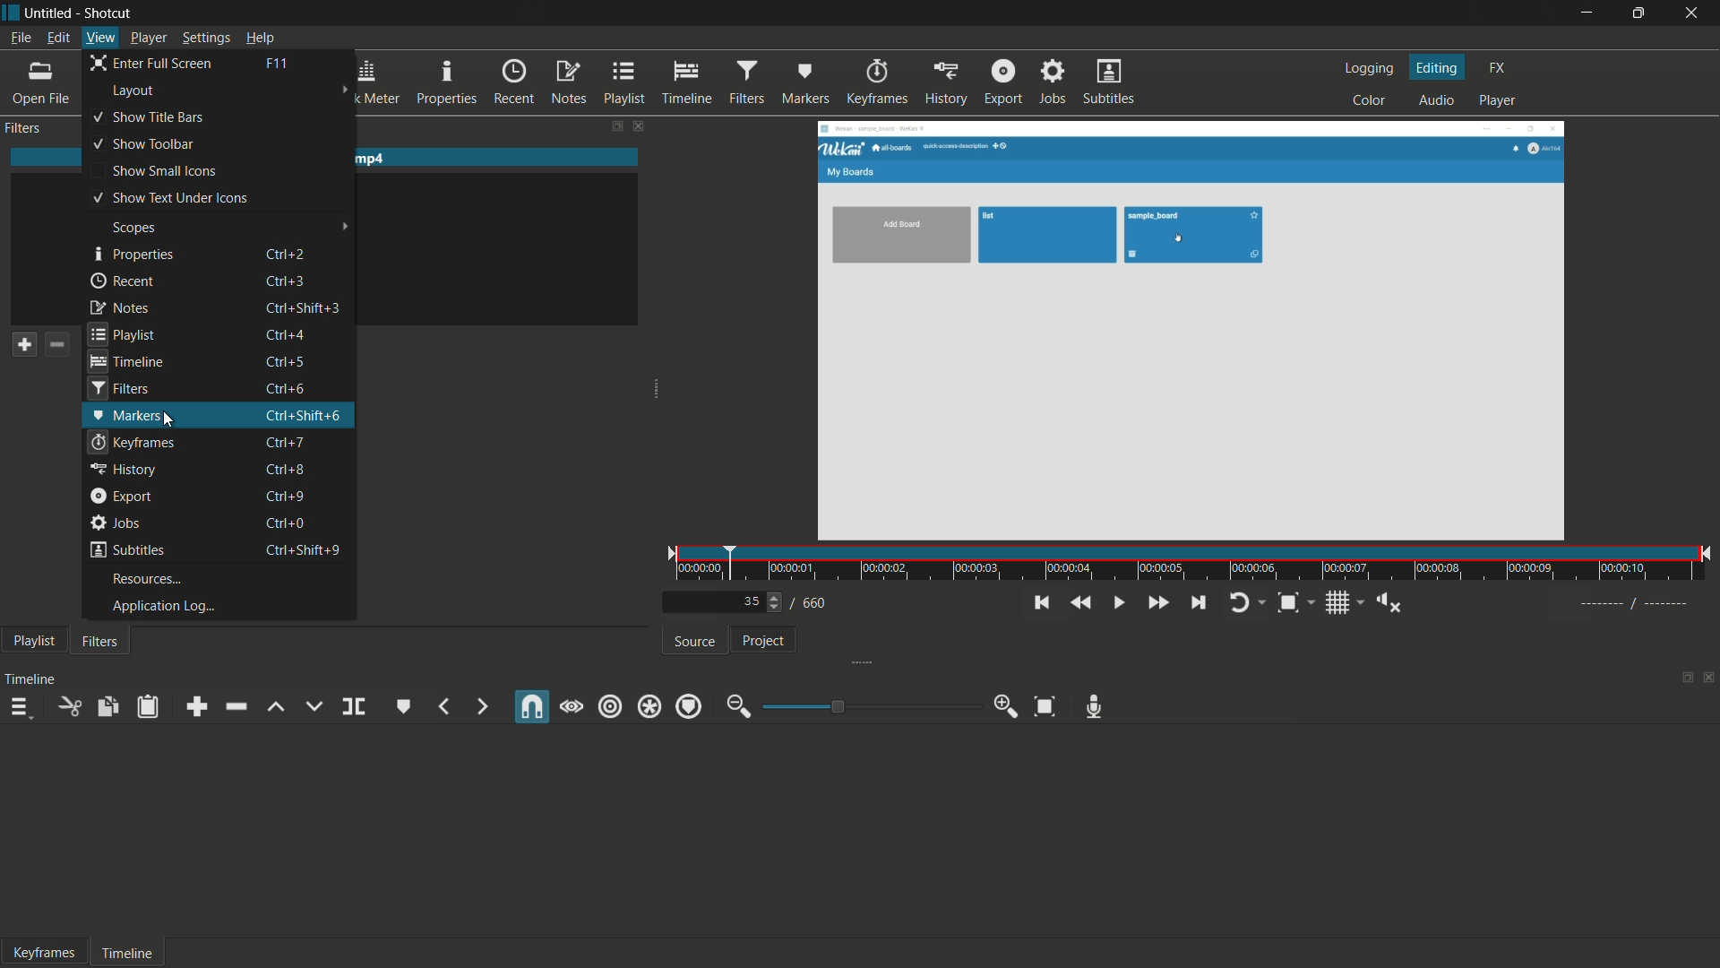  Describe the element at coordinates (1094, 706) in the screenshot. I see `record audio` at that location.